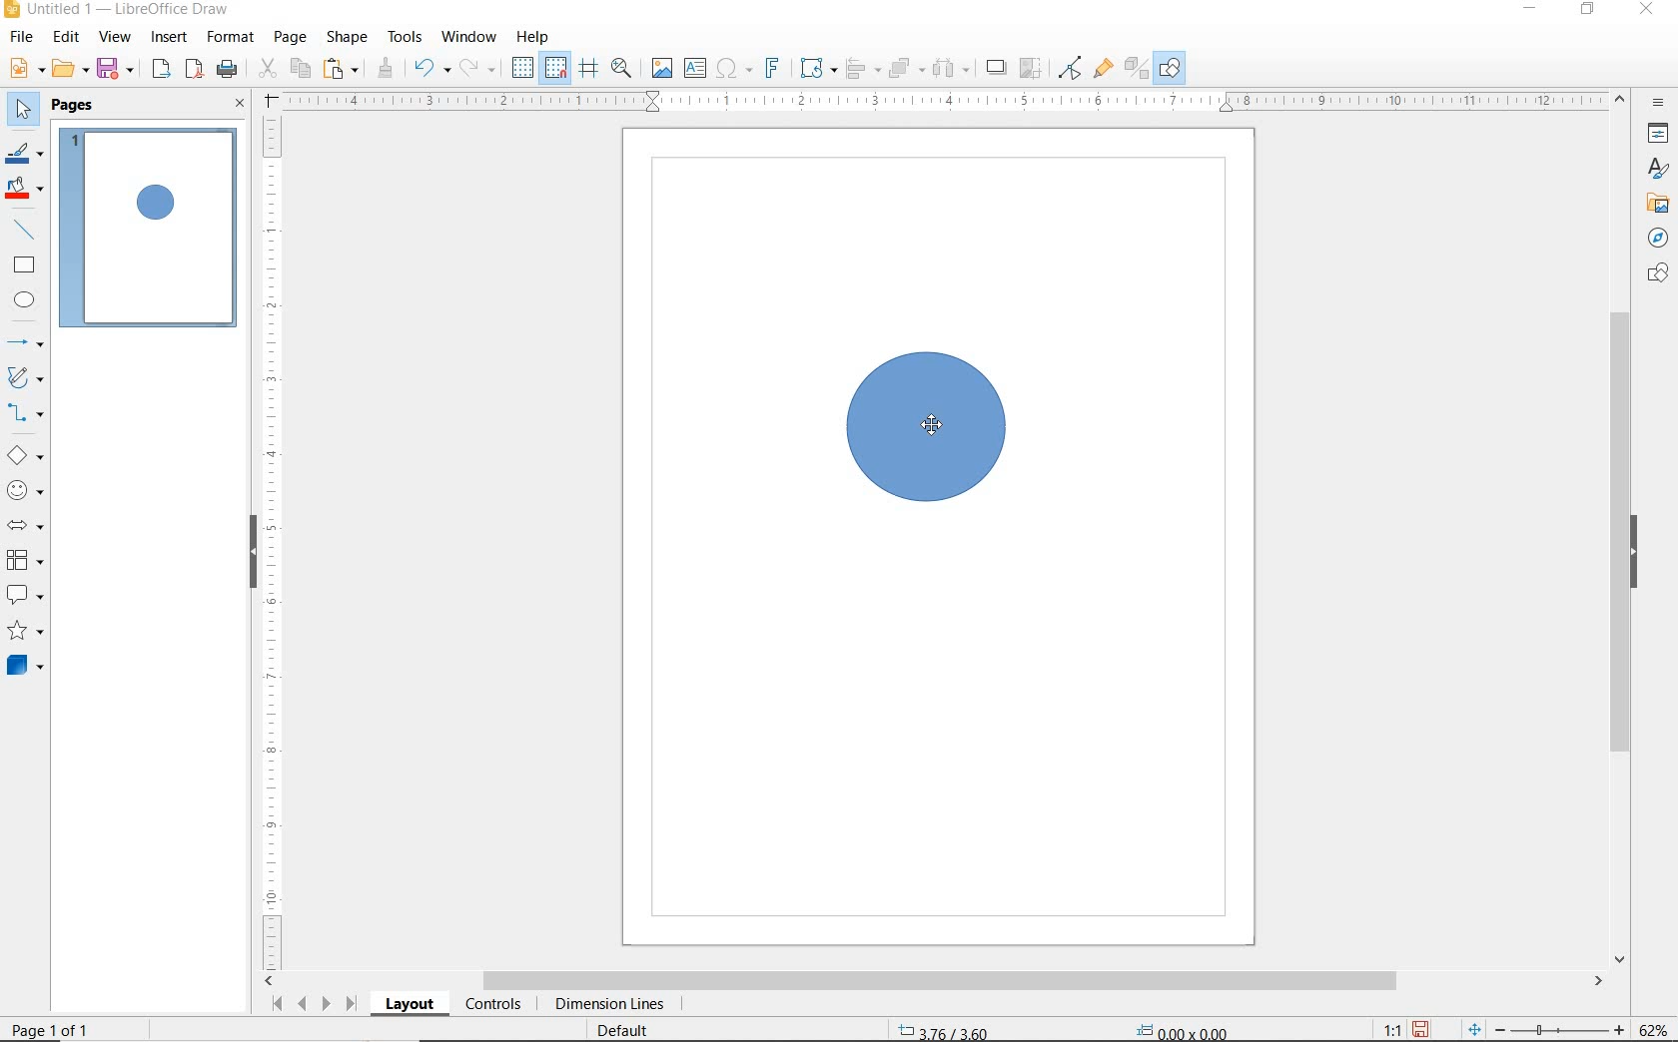  I want to click on SHAPES, so click(1661, 273).